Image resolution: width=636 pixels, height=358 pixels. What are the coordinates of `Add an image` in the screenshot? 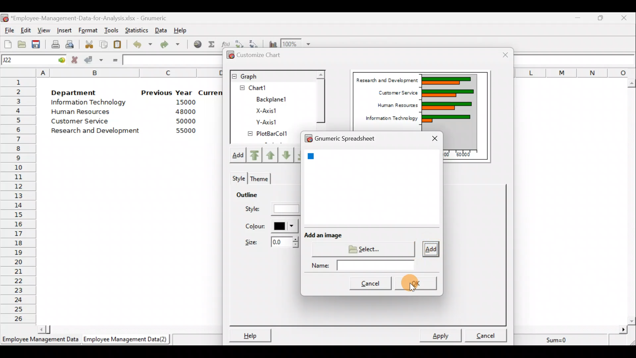 It's located at (324, 233).